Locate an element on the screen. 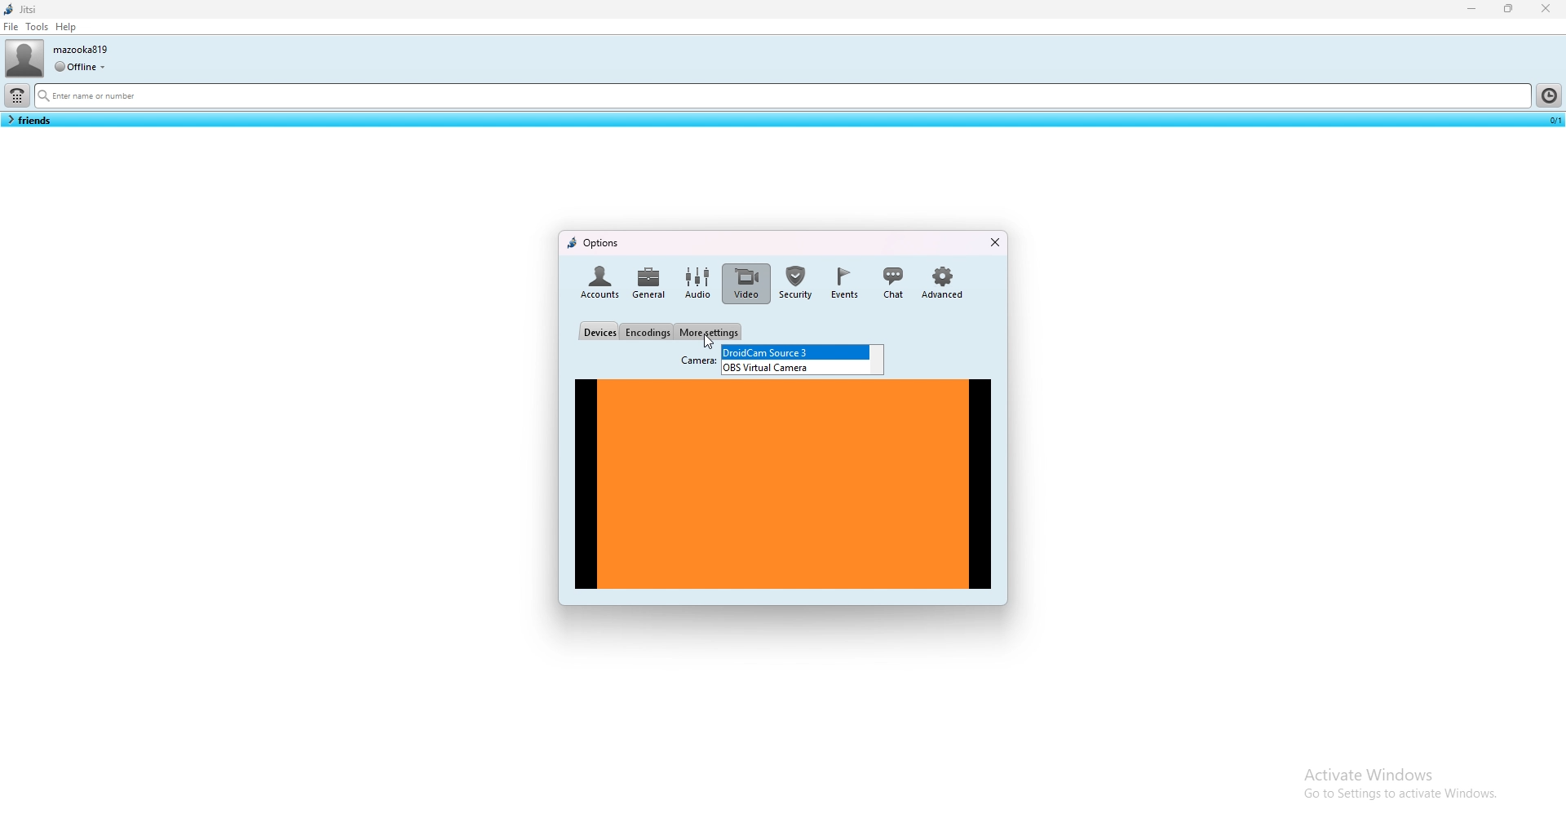 The image size is (1566, 840). dialpad is located at coordinates (17, 95).